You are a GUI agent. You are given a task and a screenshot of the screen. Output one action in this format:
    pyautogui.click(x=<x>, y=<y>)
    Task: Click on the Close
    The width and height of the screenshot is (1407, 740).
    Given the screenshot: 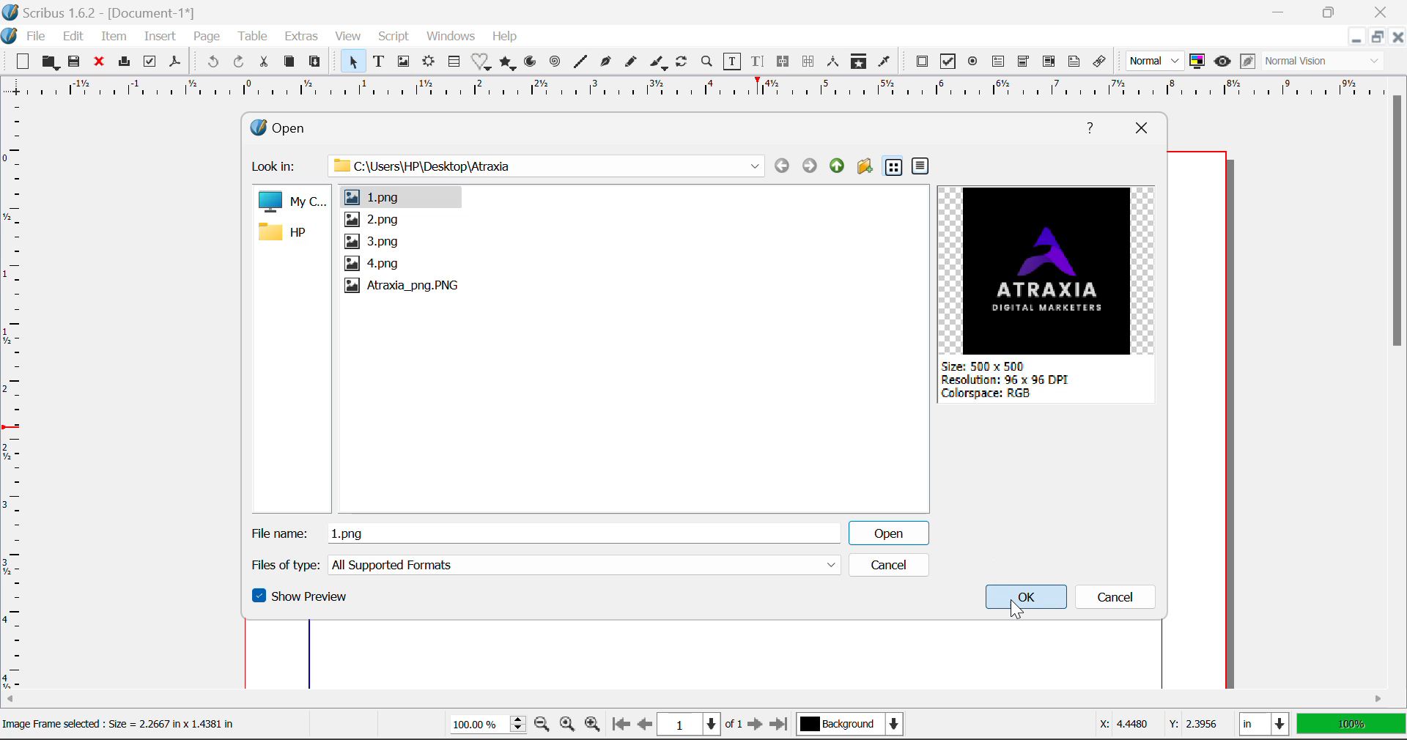 What is the action you would take?
    pyautogui.click(x=102, y=64)
    